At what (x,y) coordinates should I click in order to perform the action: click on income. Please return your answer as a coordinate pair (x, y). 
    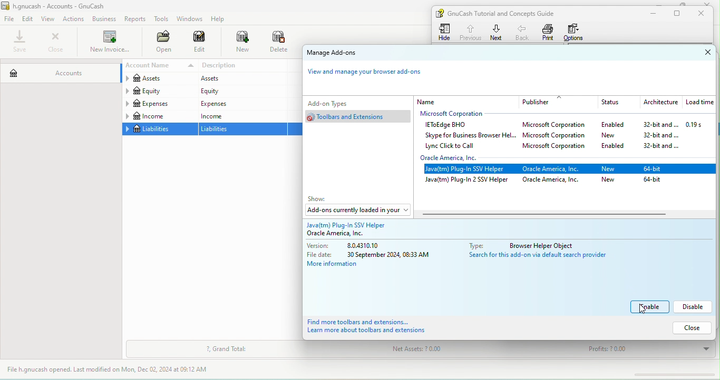
    Looking at the image, I should click on (241, 116).